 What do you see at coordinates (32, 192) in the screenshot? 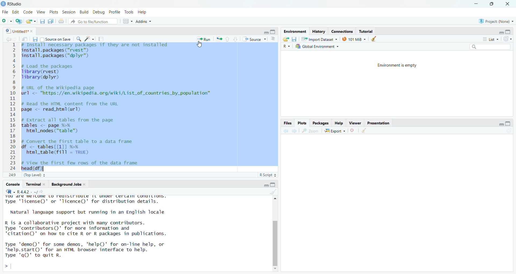
I see `R 4.4.2 .~/` at bounding box center [32, 192].